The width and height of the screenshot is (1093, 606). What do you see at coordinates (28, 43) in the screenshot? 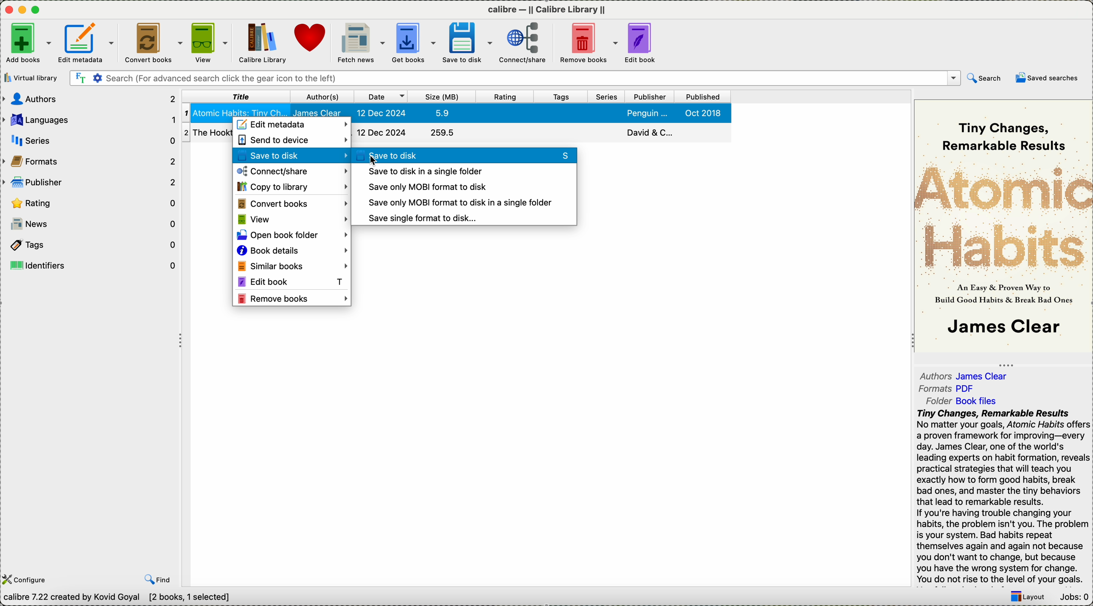
I see `add books` at bounding box center [28, 43].